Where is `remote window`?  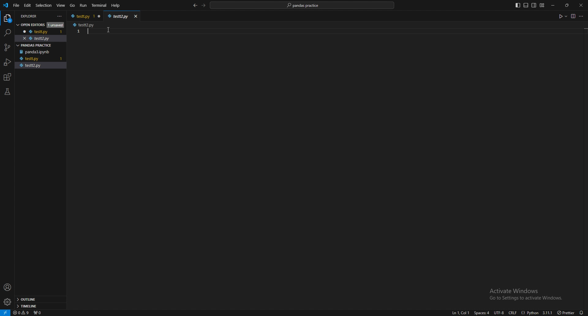 remote window is located at coordinates (5, 312).